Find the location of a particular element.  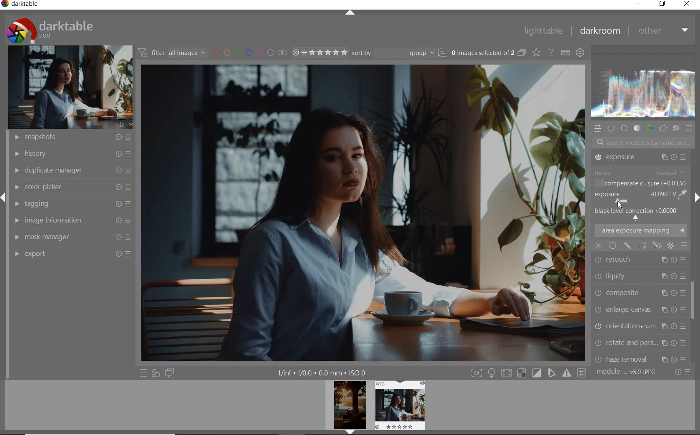

TONE EQUALIZER is located at coordinates (640, 177).